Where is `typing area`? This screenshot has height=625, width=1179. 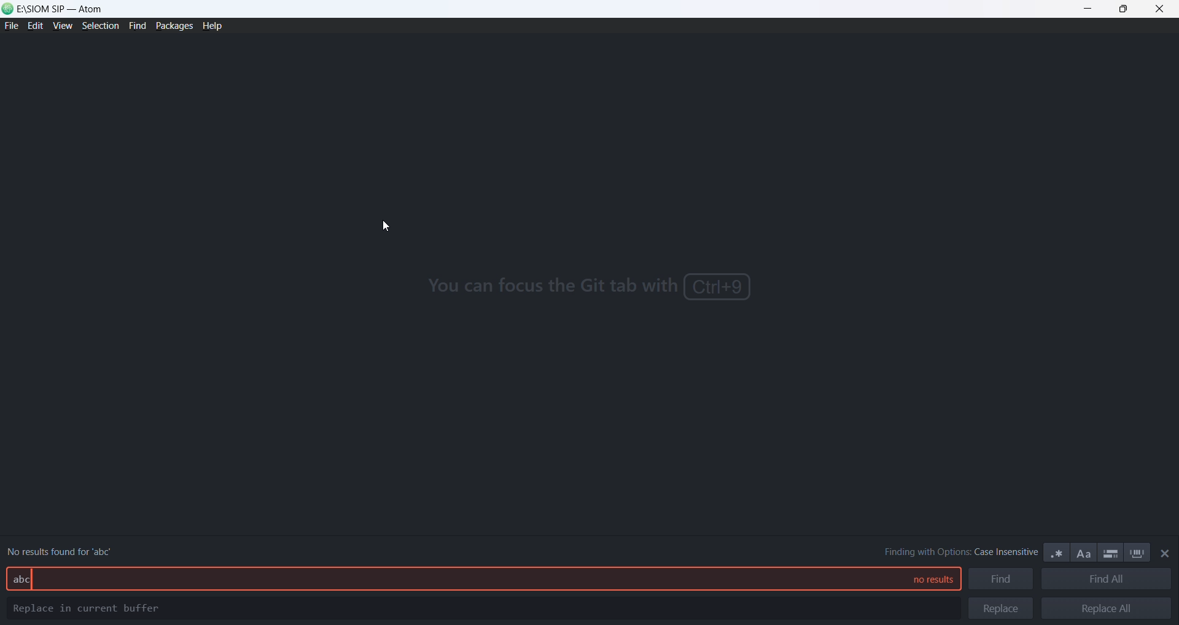
typing area is located at coordinates (445, 578).